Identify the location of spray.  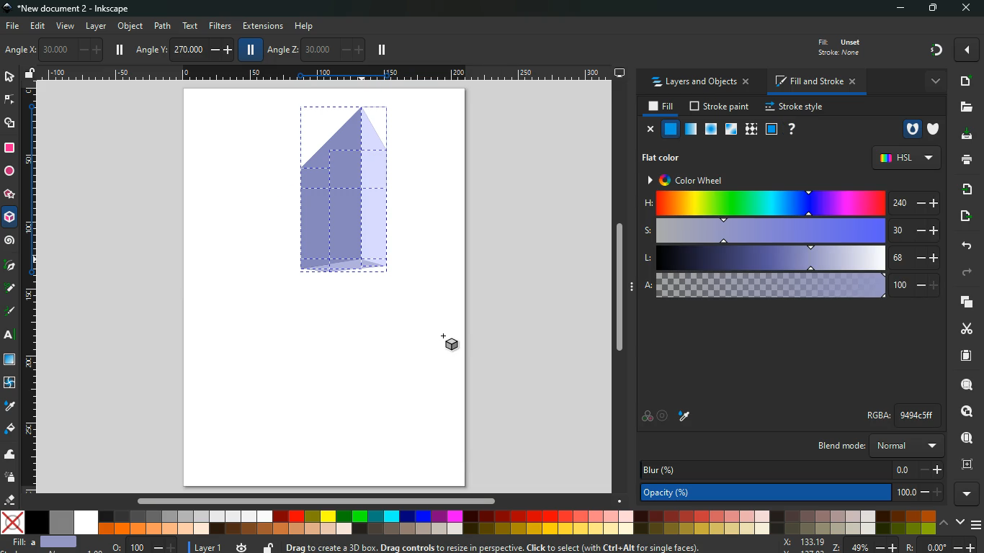
(10, 477).